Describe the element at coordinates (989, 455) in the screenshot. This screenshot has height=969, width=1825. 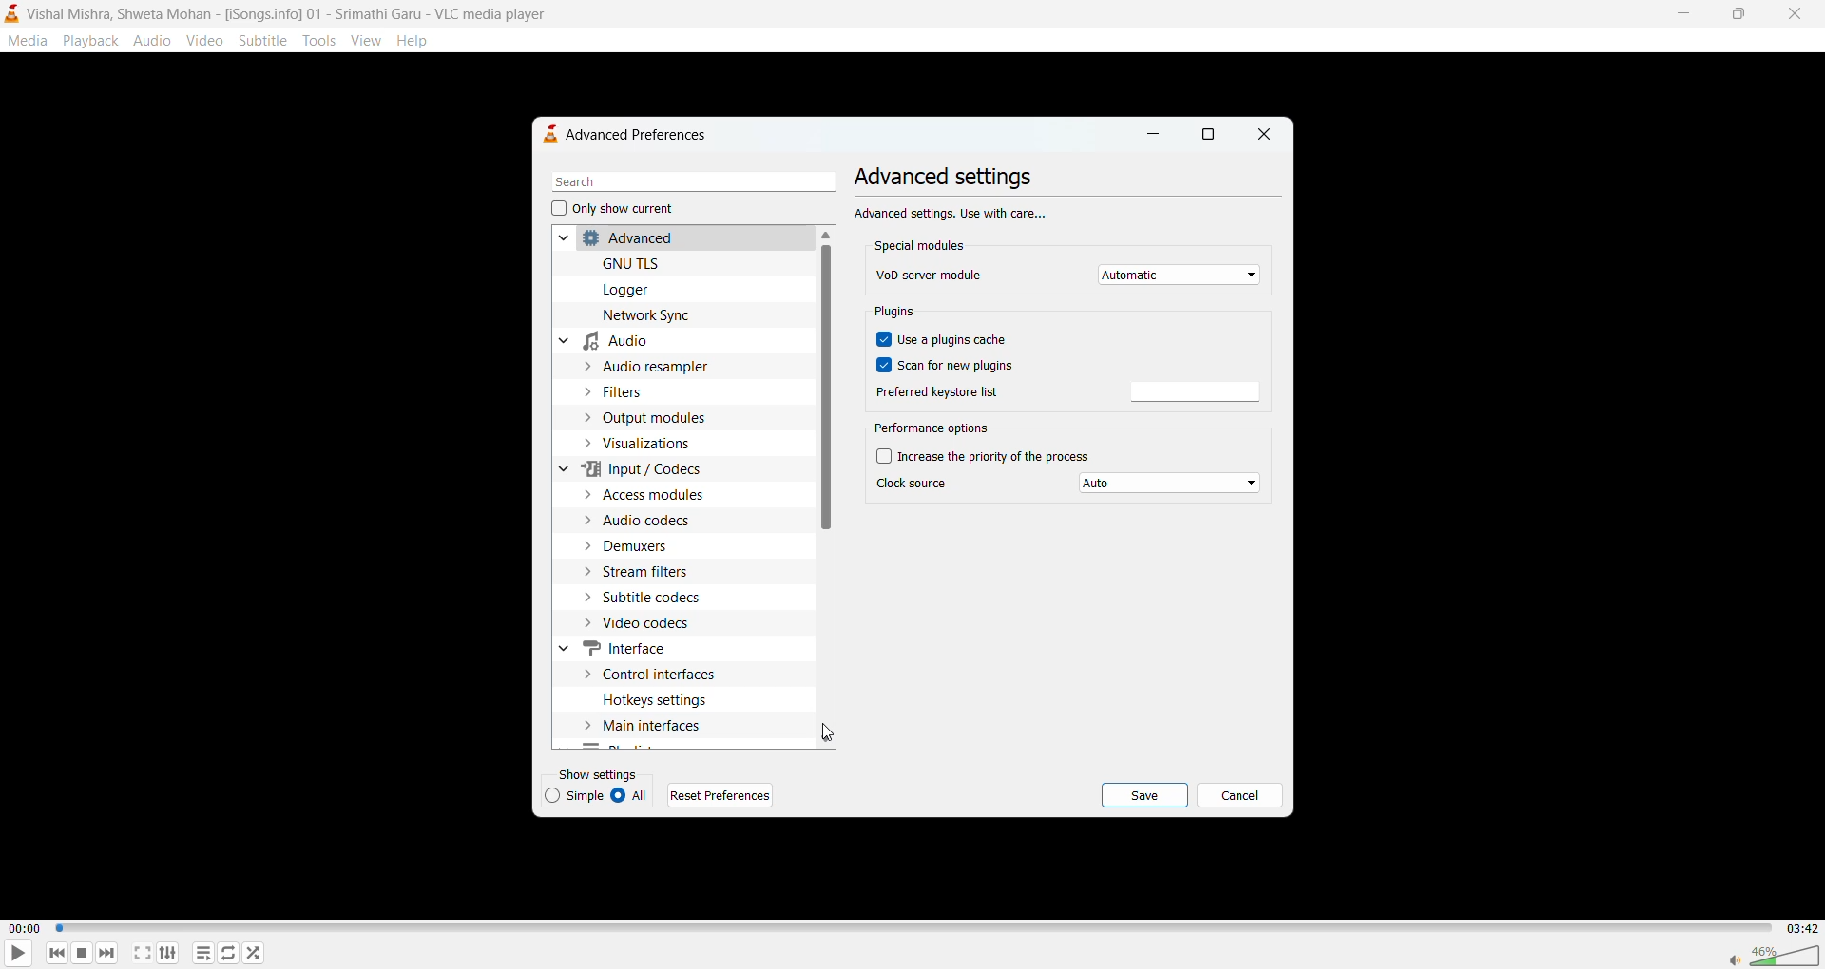
I see `increase the priority of the process` at that location.